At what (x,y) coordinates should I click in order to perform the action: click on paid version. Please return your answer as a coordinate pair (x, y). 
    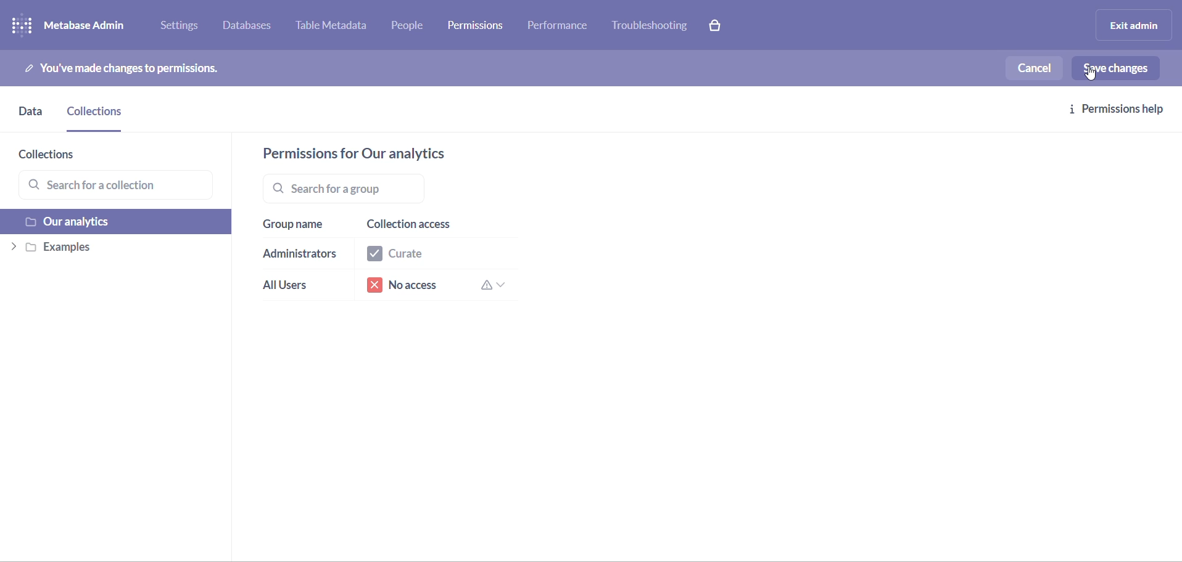
    Looking at the image, I should click on (721, 25).